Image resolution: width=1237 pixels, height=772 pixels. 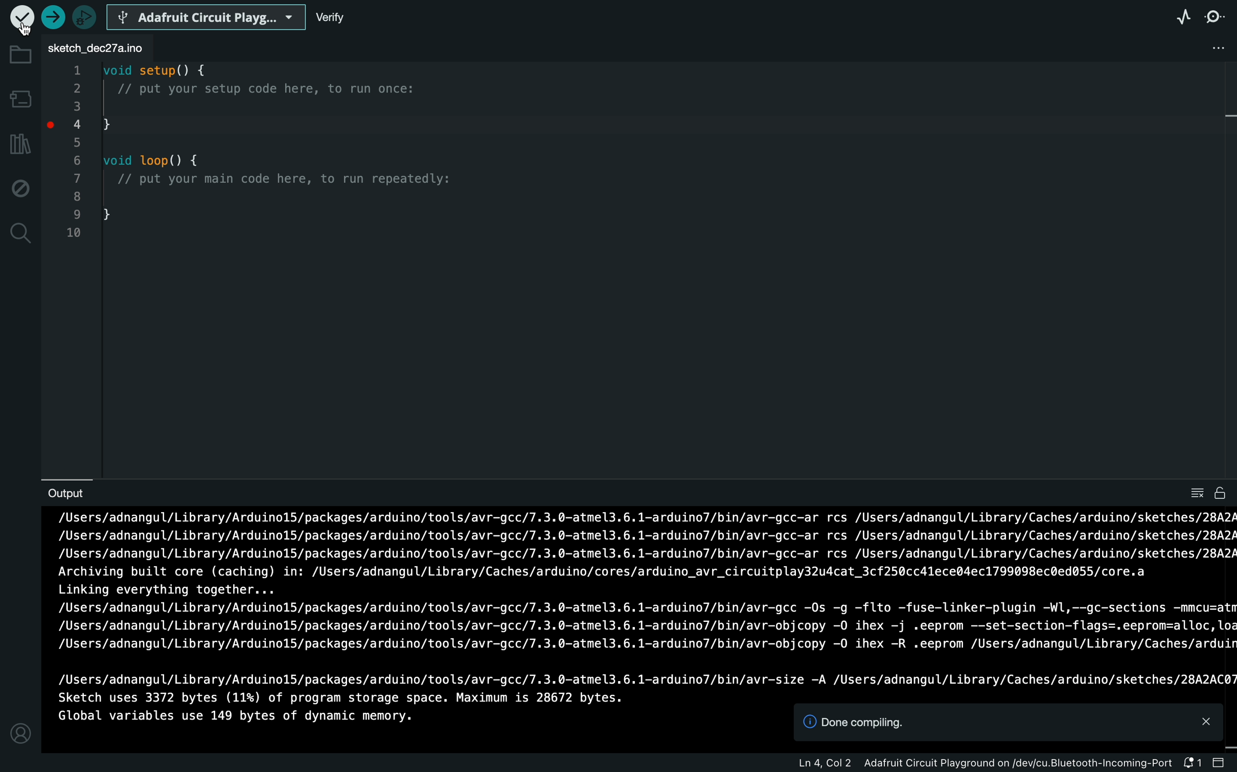 I want to click on serial plotter, so click(x=1184, y=19).